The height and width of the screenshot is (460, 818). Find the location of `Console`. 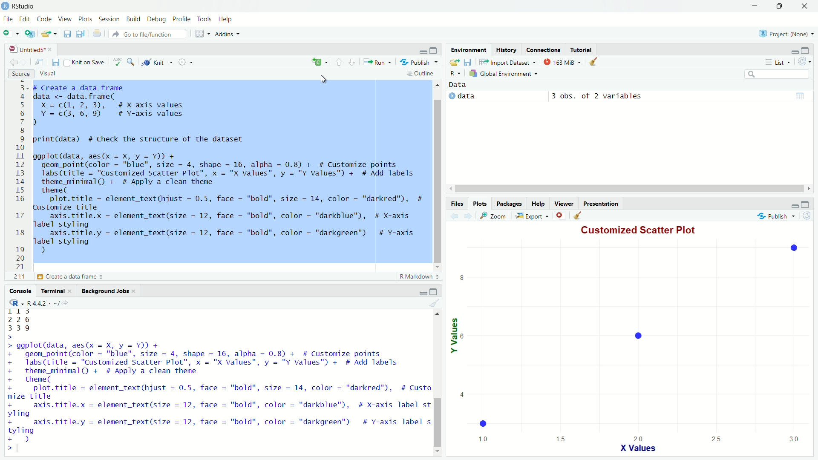

Console is located at coordinates (21, 291).